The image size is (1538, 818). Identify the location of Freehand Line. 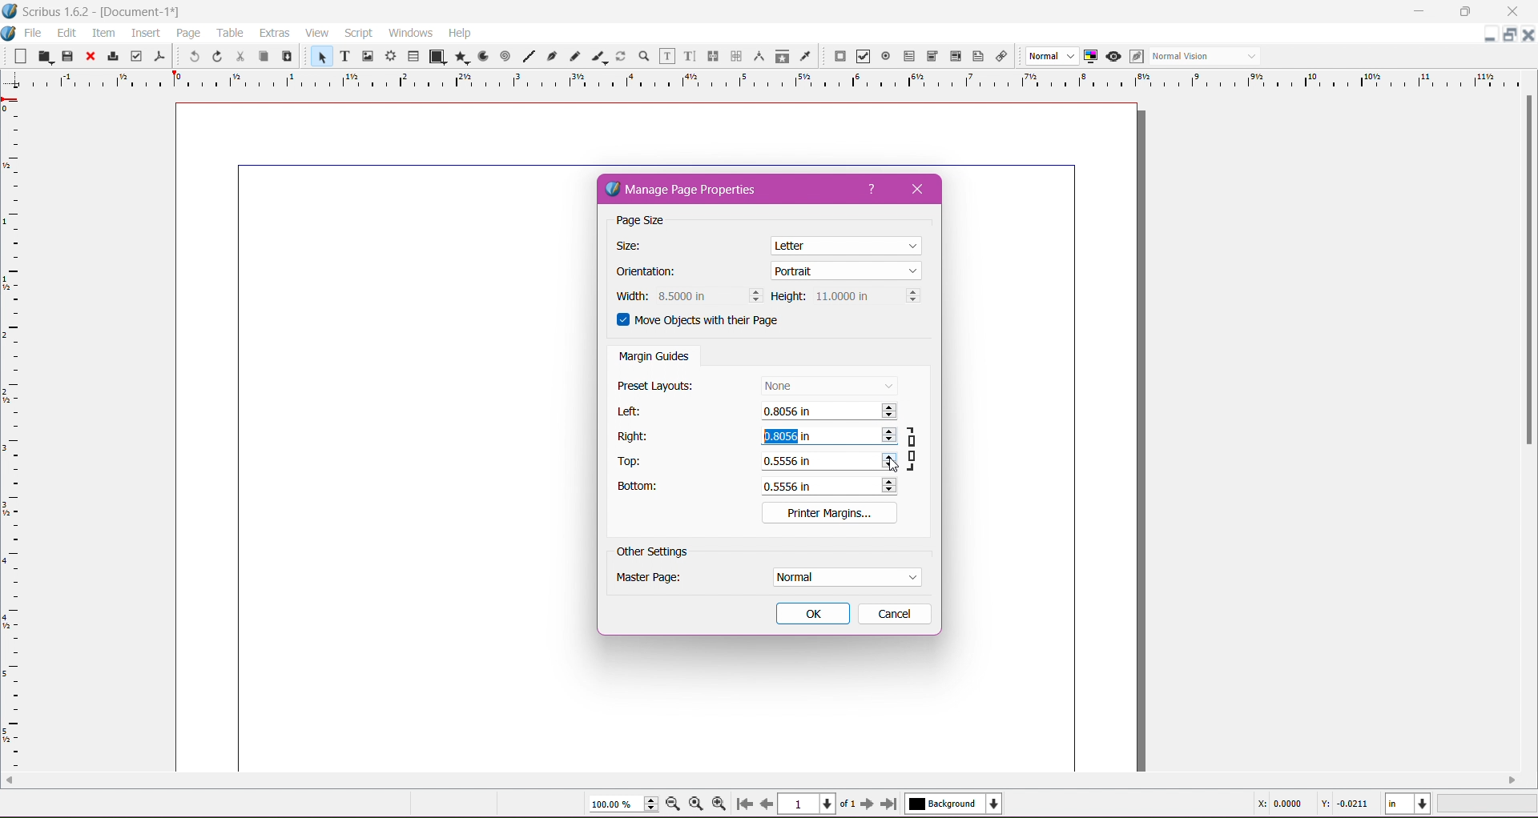
(574, 56).